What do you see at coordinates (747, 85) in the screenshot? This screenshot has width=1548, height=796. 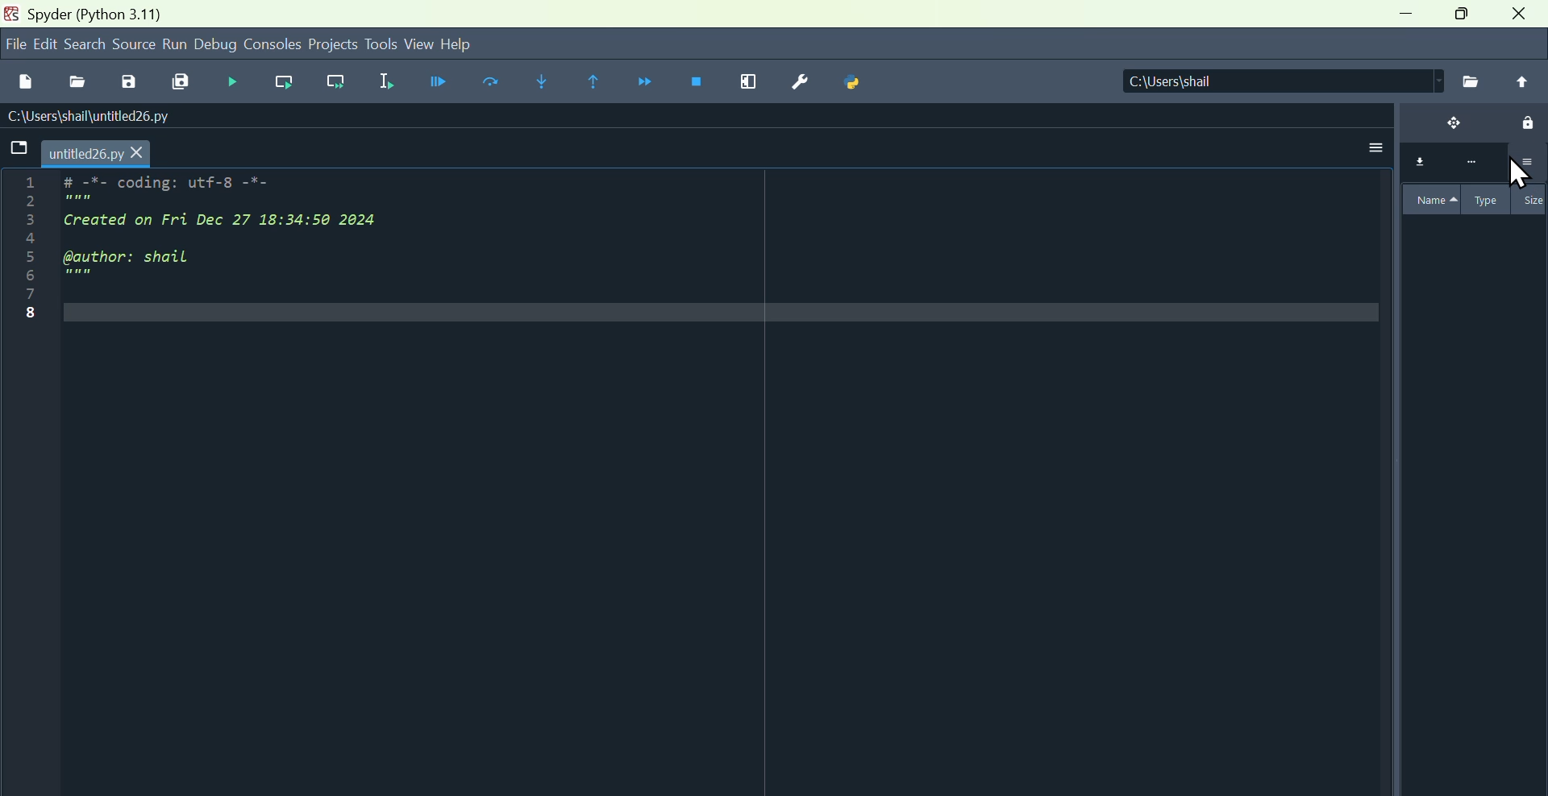 I see `maximise current window` at bounding box center [747, 85].